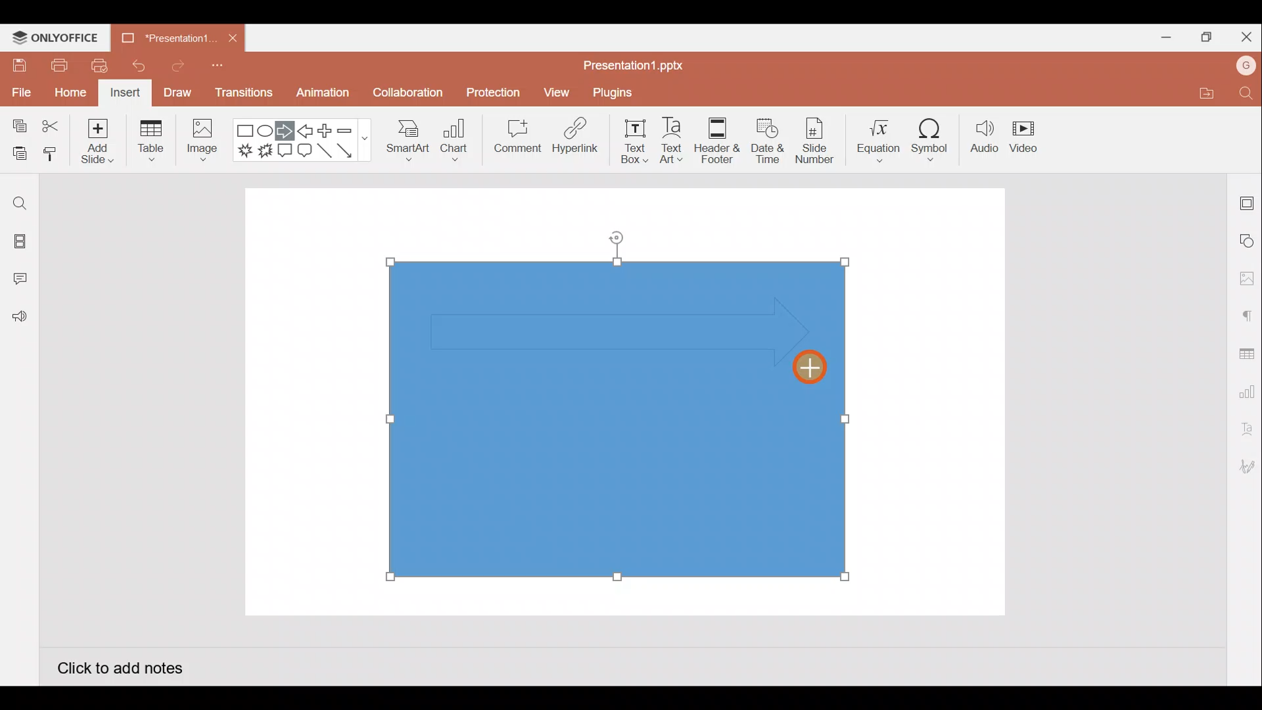  I want to click on Video, so click(1025, 134).